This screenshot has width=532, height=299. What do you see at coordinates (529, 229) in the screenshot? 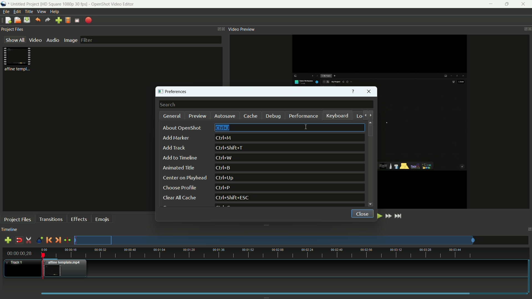
I see `close timeline` at bounding box center [529, 229].